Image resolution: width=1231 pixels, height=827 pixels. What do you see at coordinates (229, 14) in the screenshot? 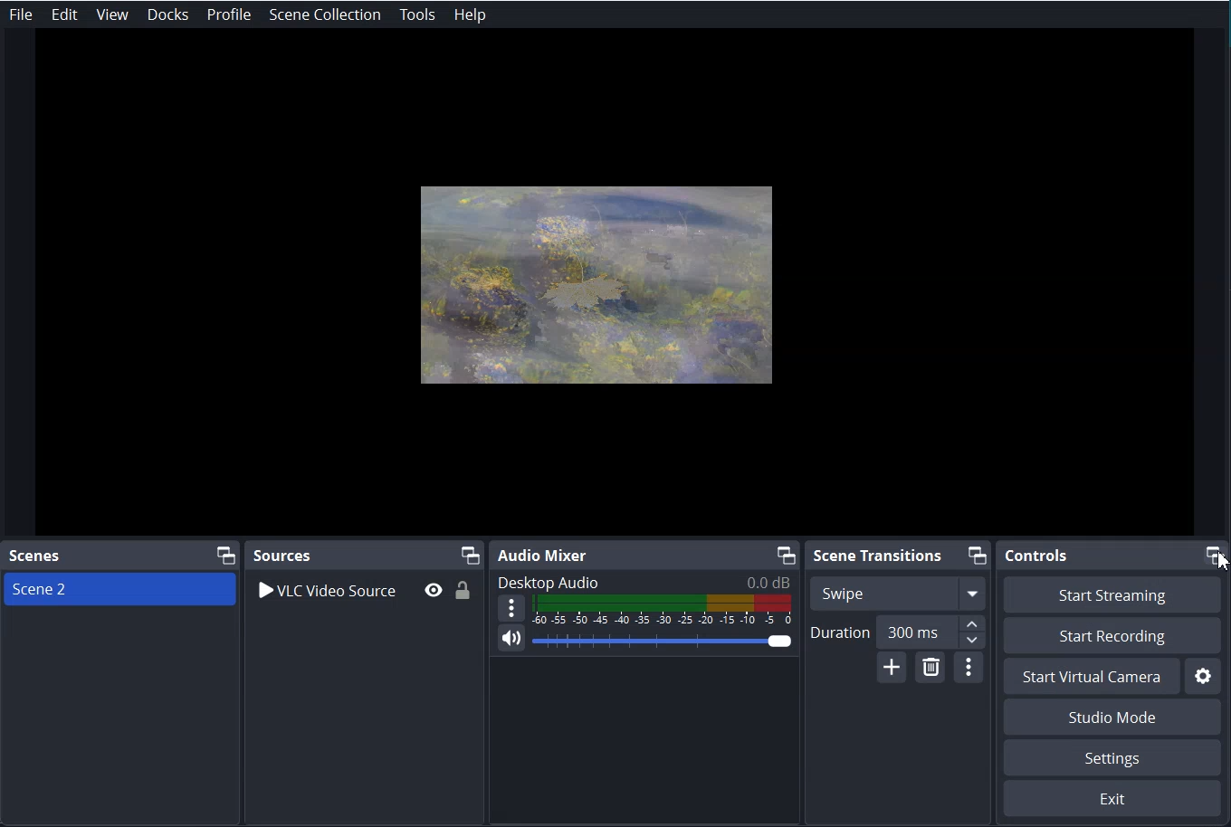
I see `Profile` at bounding box center [229, 14].